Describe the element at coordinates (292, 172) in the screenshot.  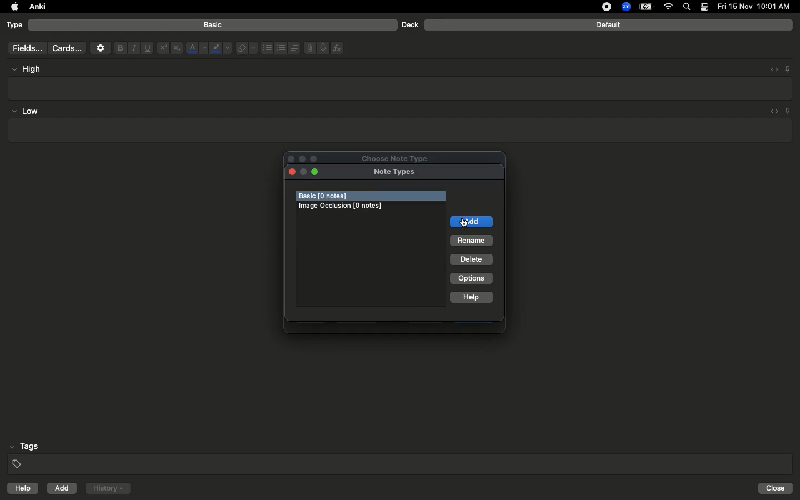
I see `Close` at that location.